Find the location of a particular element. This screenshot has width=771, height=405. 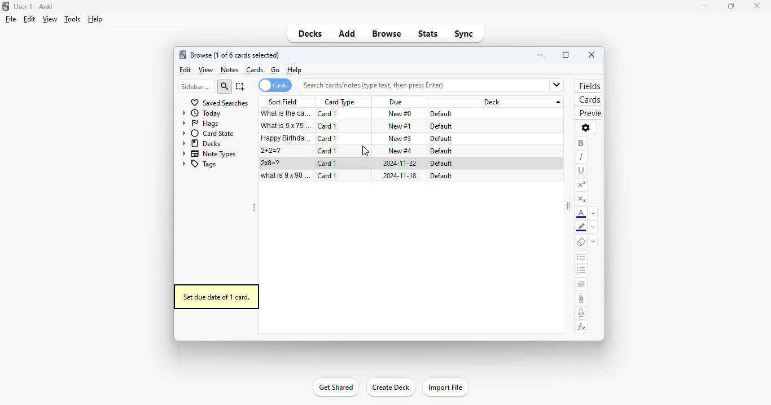

fields is located at coordinates (590, 86).